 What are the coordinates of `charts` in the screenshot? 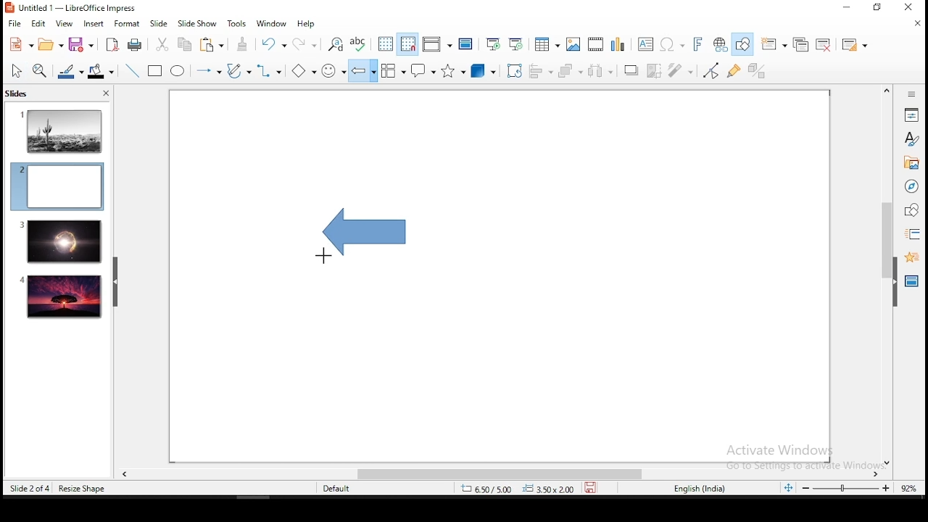 It's located at (618, 44).